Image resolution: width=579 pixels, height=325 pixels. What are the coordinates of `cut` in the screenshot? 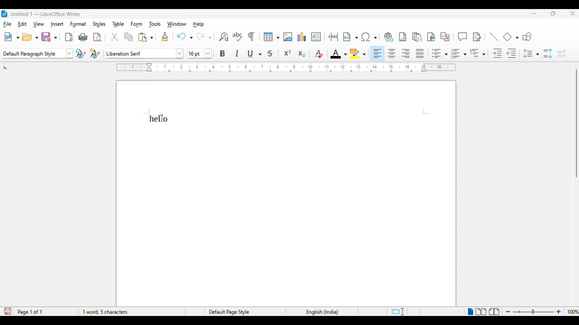 It's located at (114, 37).